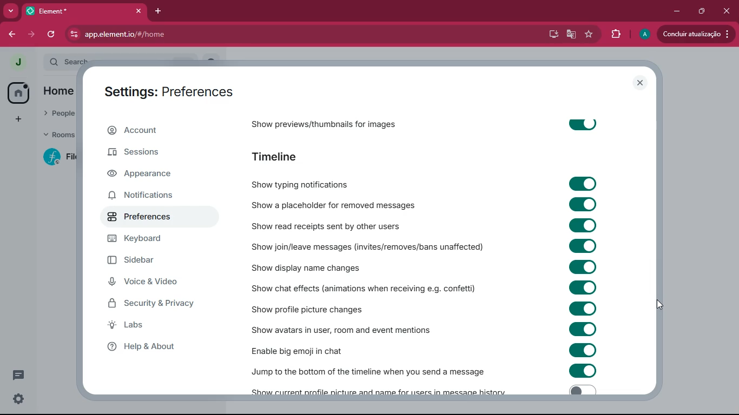 This screenshot has width=739, height=415. I want to click on voice, so click(159, 284).